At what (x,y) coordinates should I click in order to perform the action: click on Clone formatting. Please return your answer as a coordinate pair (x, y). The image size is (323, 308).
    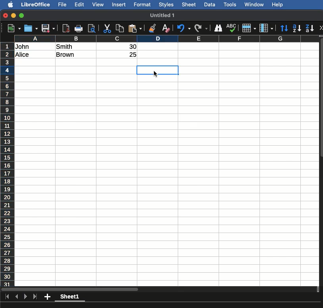
    Looking at the image, I should click on (153, 29).